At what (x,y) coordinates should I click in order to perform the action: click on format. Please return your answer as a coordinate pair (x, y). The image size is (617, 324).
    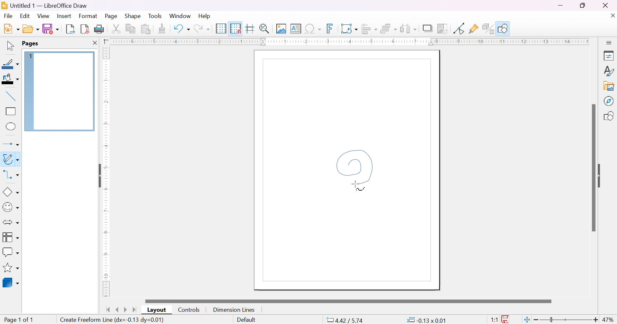
    Looking at the image, I should click on (88, 15).